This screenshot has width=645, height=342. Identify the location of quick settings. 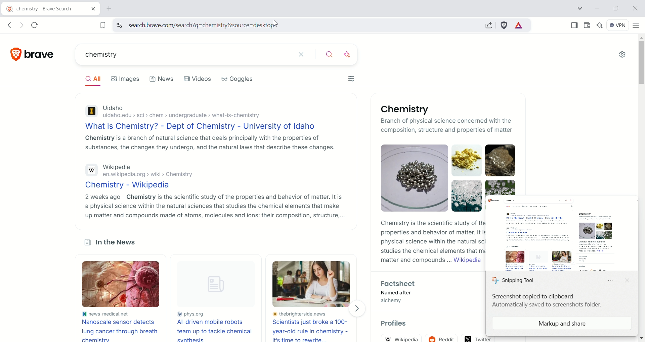
(622, 55).